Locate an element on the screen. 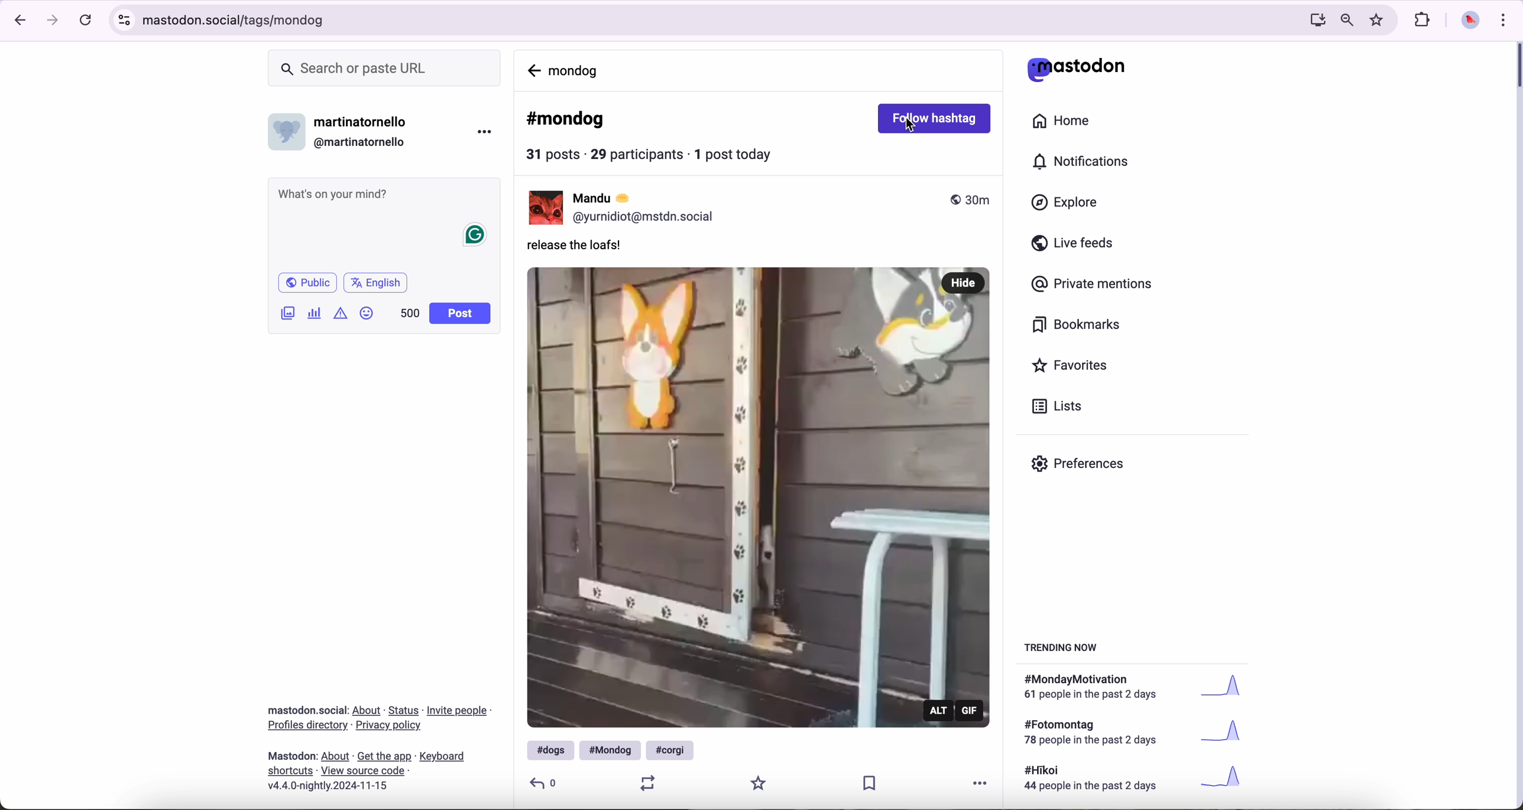 The width and height of the screenshot is (1523, 810). 29 participants is located at coordinates (637, 154).